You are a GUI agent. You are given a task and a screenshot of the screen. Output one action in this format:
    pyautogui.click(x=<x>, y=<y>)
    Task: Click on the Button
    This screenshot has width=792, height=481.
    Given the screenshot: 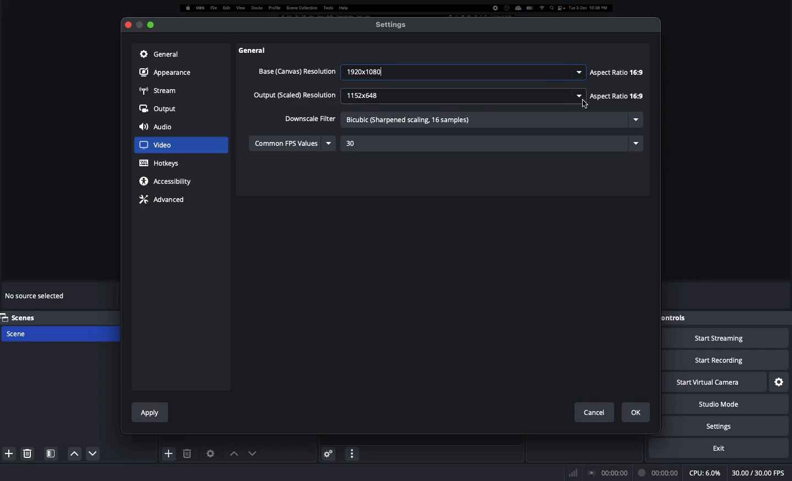 What is the action you would take?
    pyautogui.click(x=139, y=25)
    